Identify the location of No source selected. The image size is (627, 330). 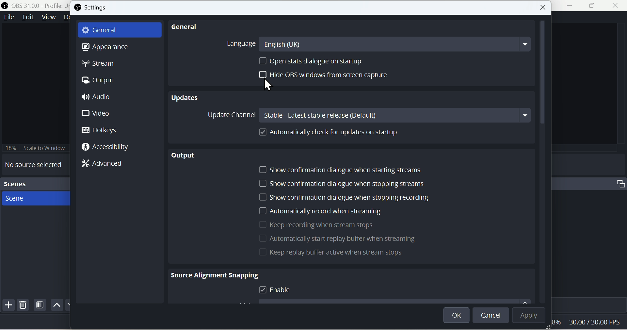
(35, 165).